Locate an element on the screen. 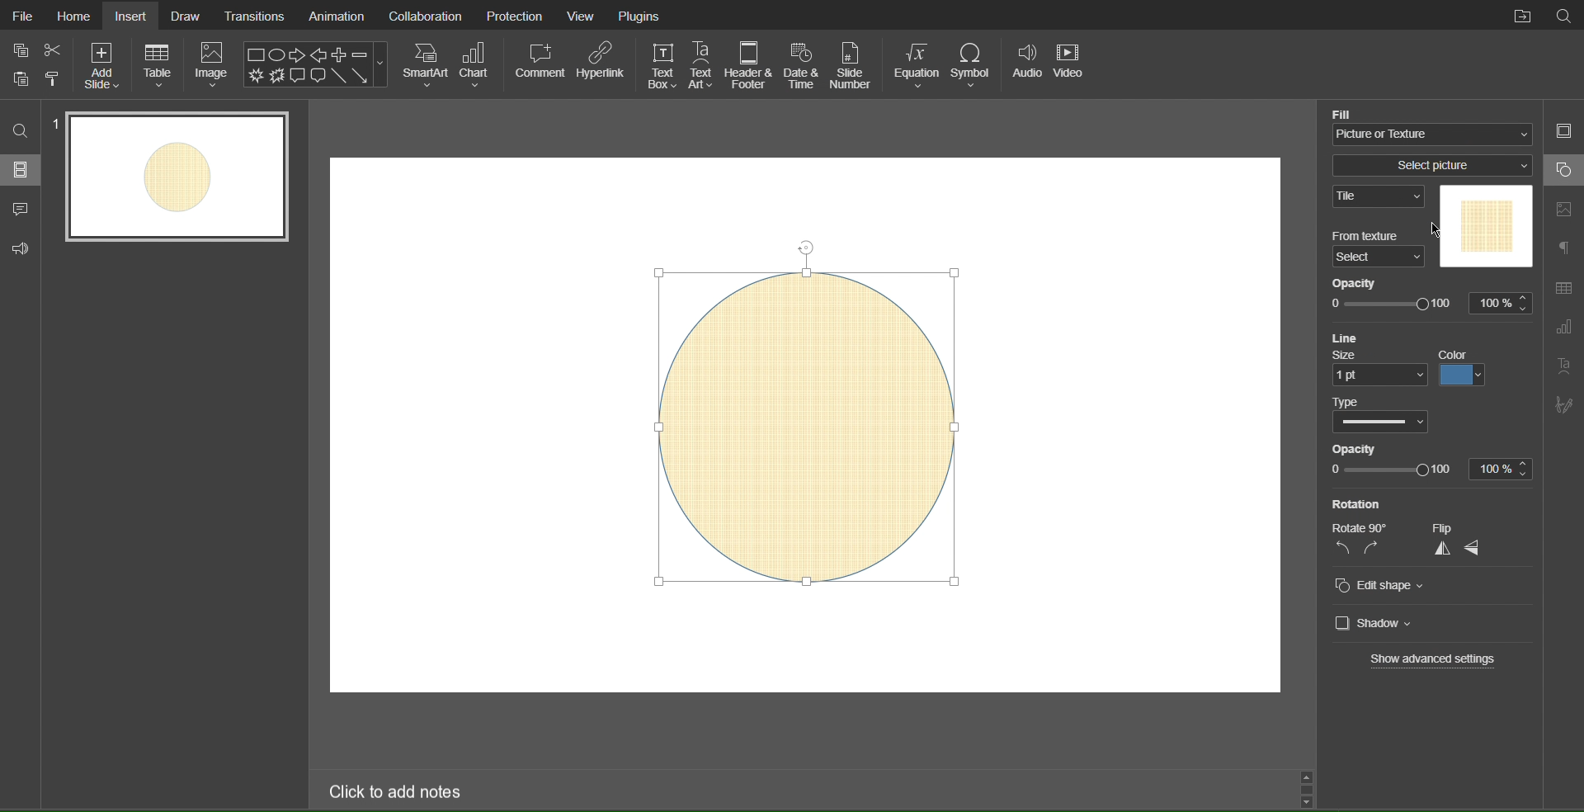 The height and width of the screenshot is (812, 1584). Slide 1 is located at coordinates (179, 178).